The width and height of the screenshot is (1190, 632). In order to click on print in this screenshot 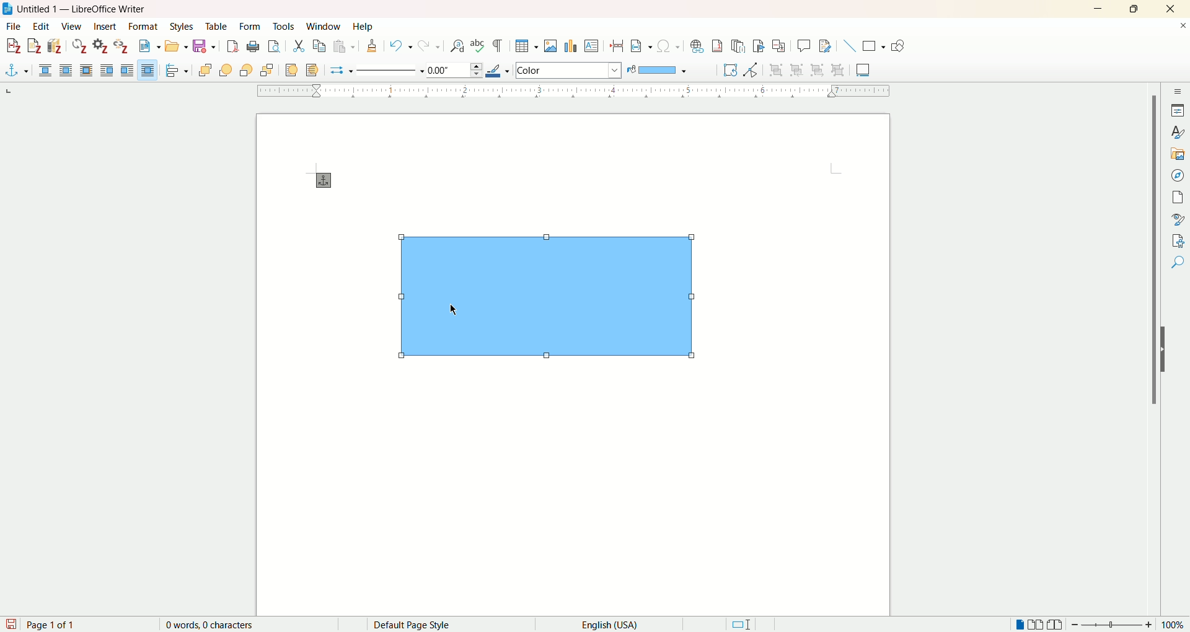, I will do `click(254, 46)`.